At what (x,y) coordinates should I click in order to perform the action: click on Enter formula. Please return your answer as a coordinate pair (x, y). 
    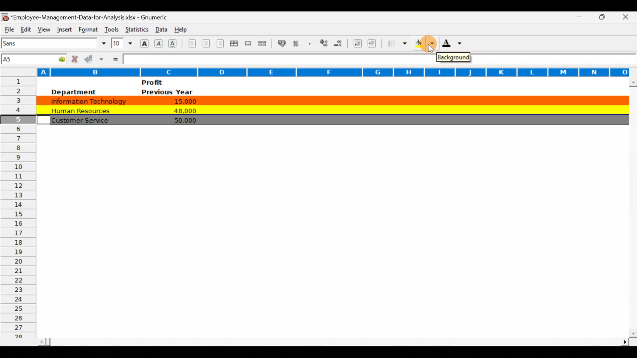
    Looking at the image, I should click on (115, 59).